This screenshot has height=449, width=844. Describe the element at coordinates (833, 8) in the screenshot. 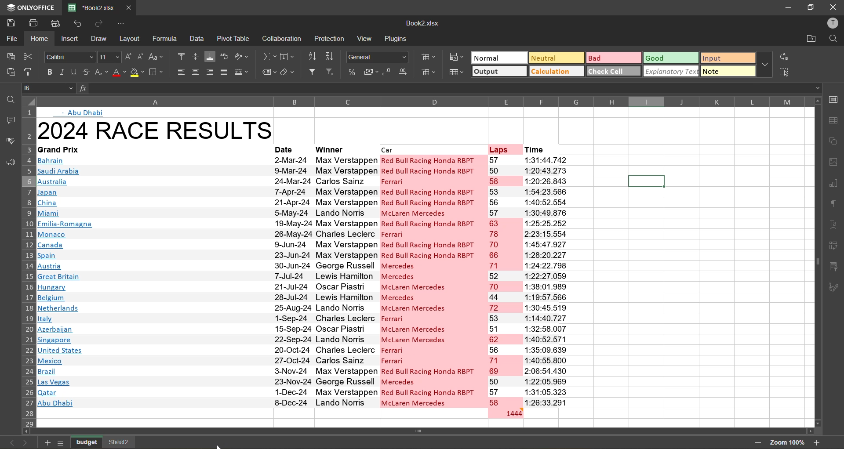

I see `close` at that location.